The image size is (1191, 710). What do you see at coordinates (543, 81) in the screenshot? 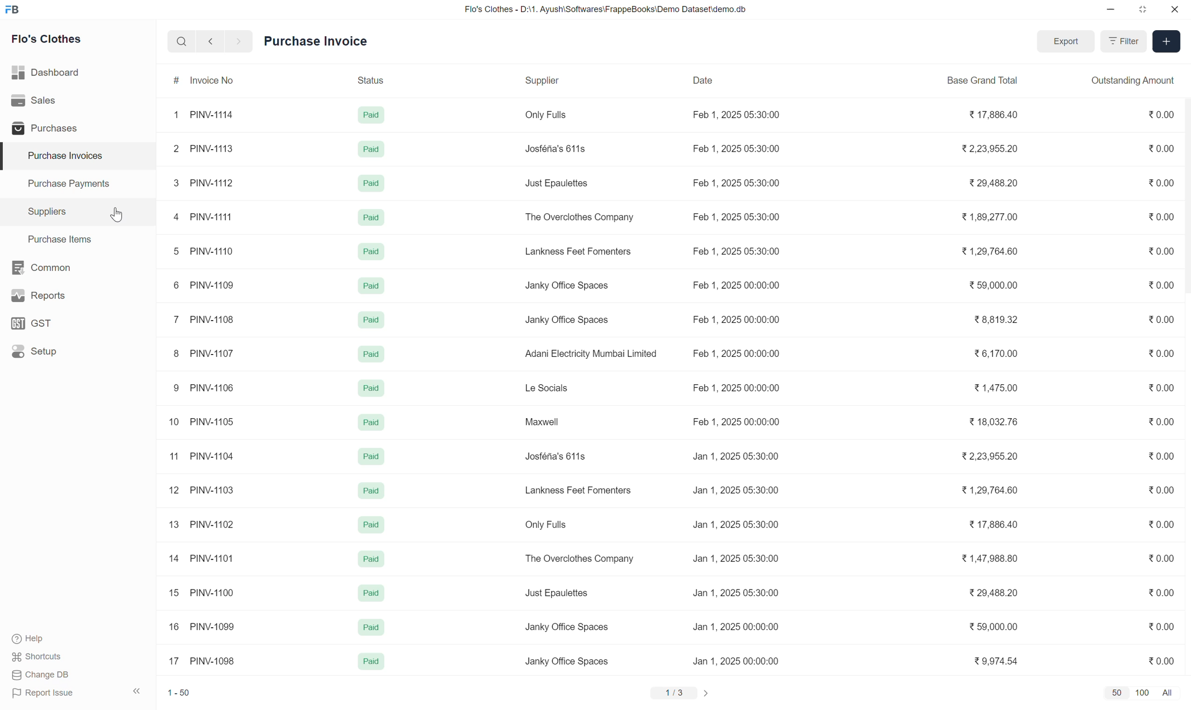
I see `Supplier` at bounding box center [543, 81].